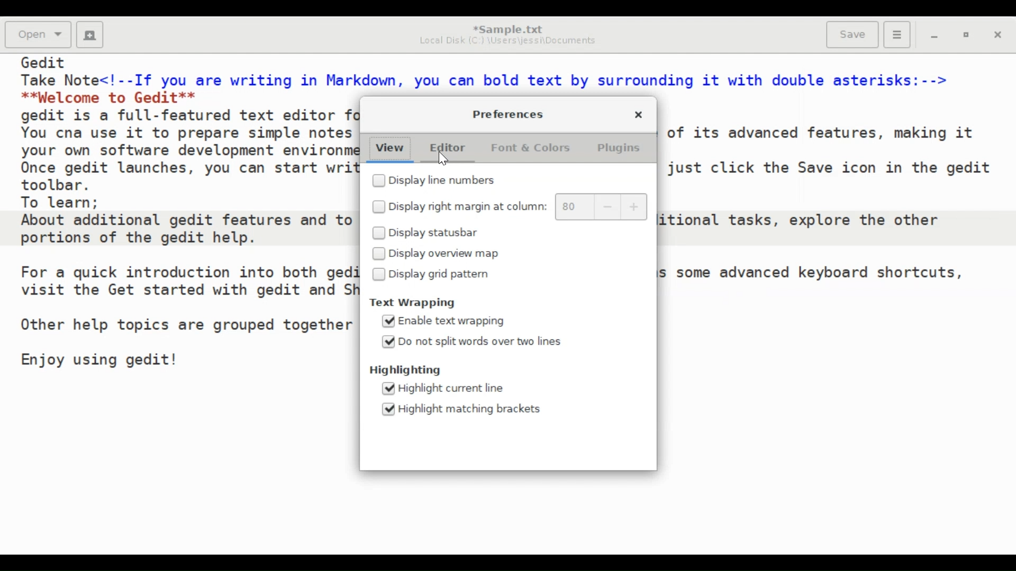 This screenshot has height=571, width=1016. I want to click on Application menu, so click(897, 35).